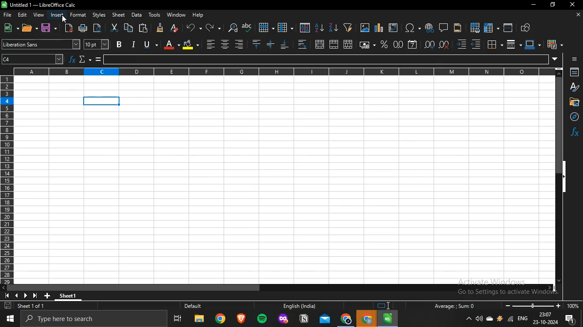 Image resolution: width=583 pixels, height=327 pixels. I want to click on sort, so click(305, 28).